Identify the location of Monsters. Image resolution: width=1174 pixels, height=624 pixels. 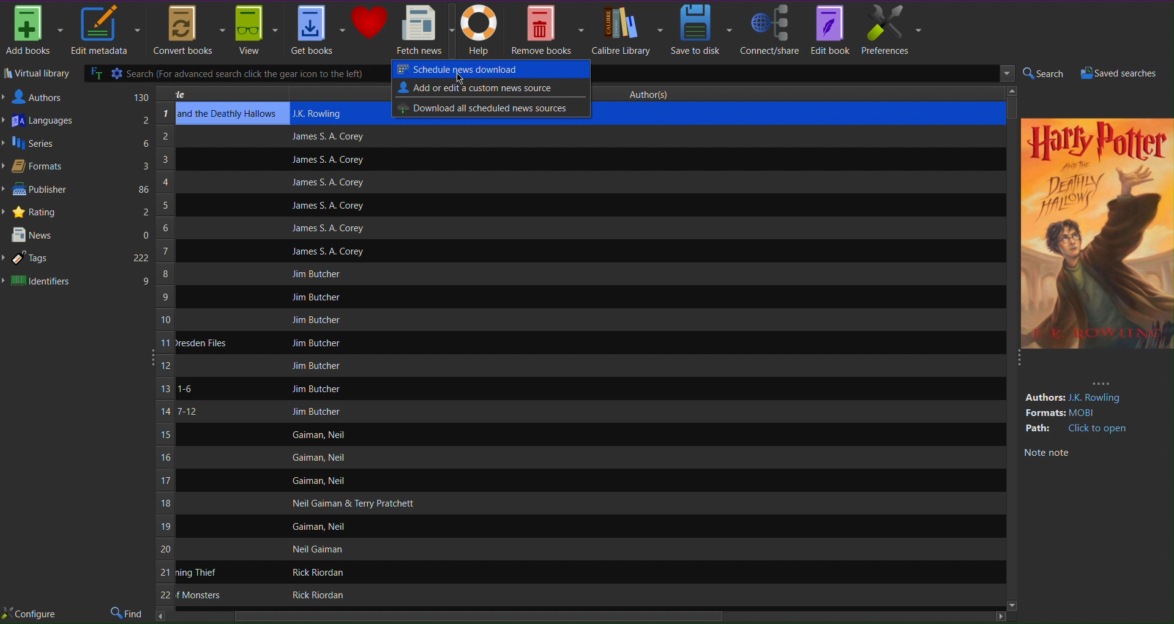
(198, 595).